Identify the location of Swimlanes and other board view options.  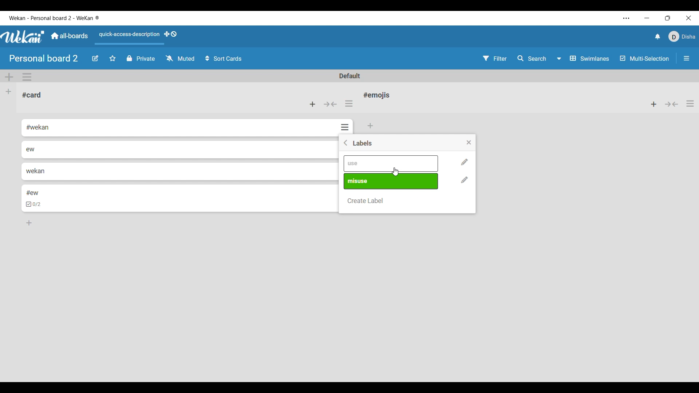
(582, 58).